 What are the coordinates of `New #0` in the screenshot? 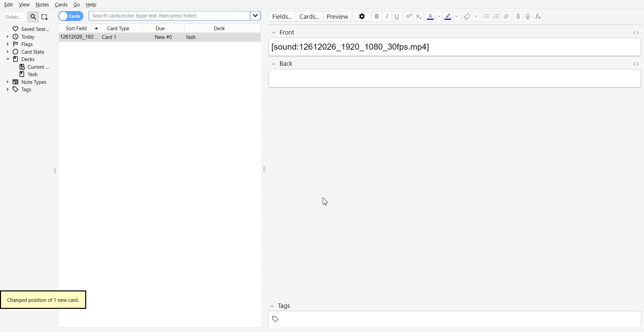 It's located at (164, 37).